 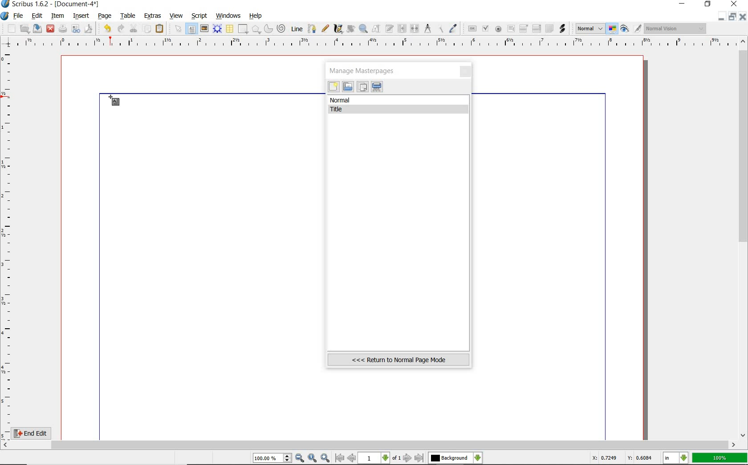 I want to click on preflight verifier, so click(x=76, y=29).